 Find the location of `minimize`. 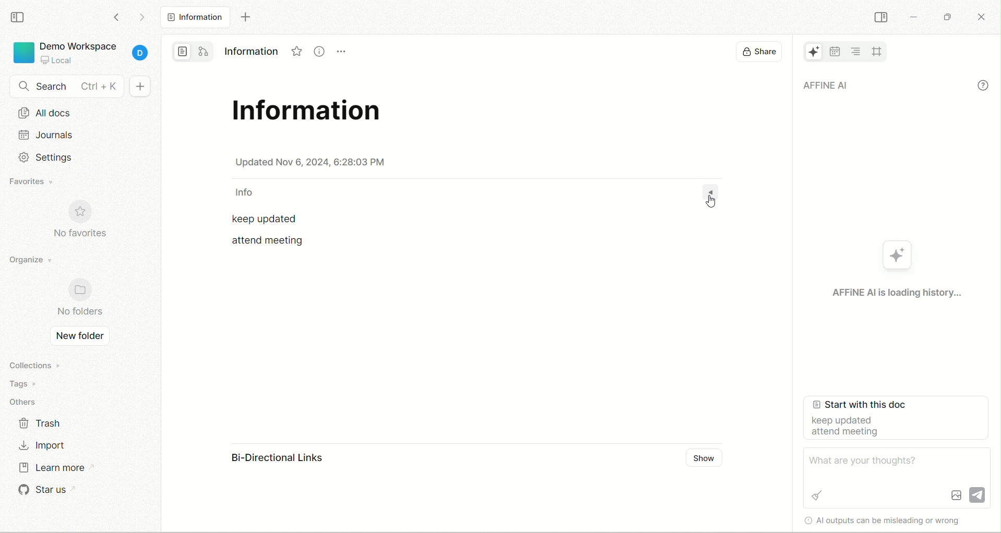

minimize is located at coordinates (914, 17).